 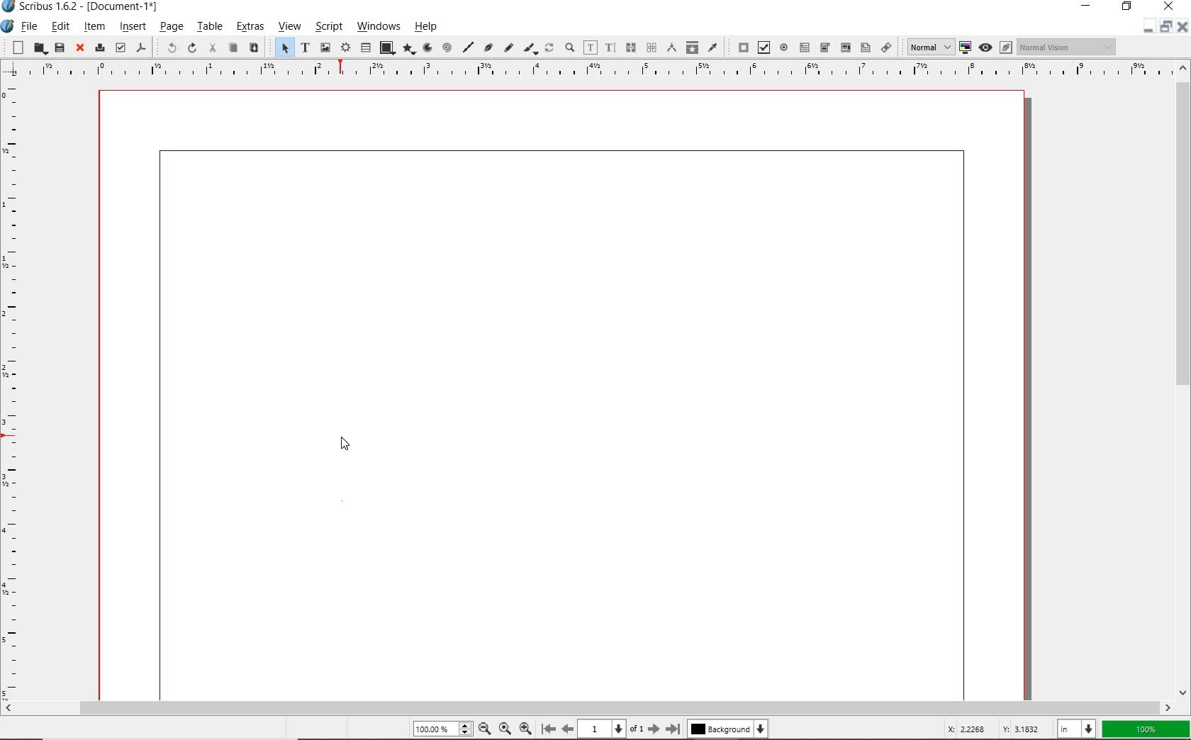 What do you see at coordinates (507, 48) in the screenshot?
I see `freehand line` at bounding box center [507, 48].